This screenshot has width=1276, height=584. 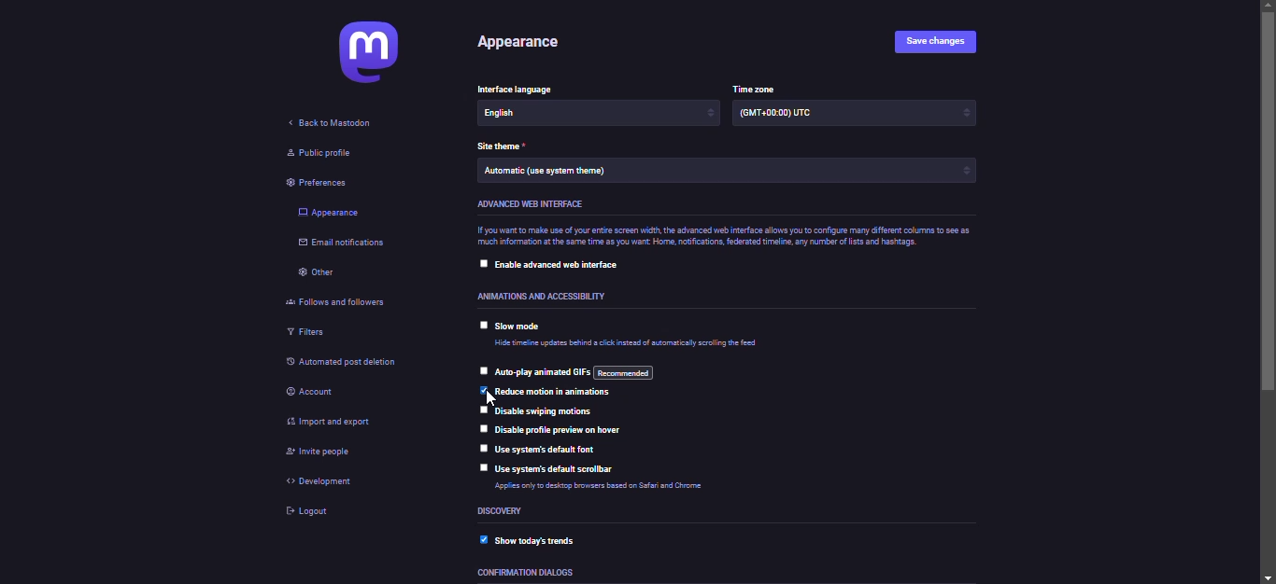 I want to click on save changes, so click(x=942, y=42).